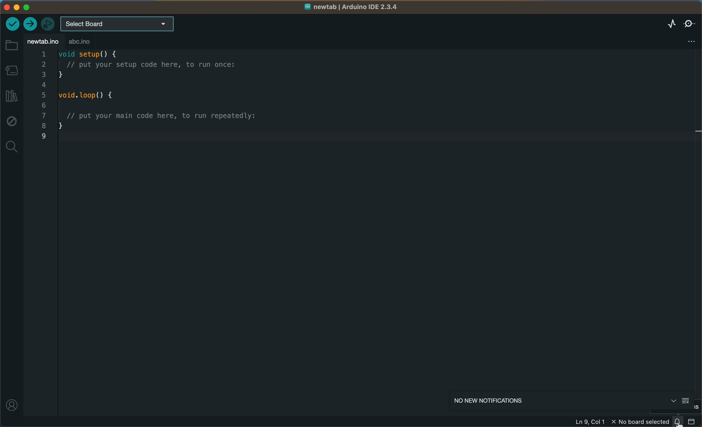 The height and width of the screenshot is (427, 702). I want to click on serial monitor, so click(688, 23).